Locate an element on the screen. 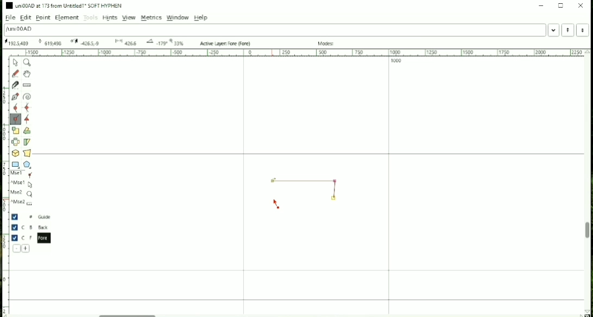 Image resolution: width=593 pixels, height=317 pixels. Polygon or star is located at coordinates (28, 164).